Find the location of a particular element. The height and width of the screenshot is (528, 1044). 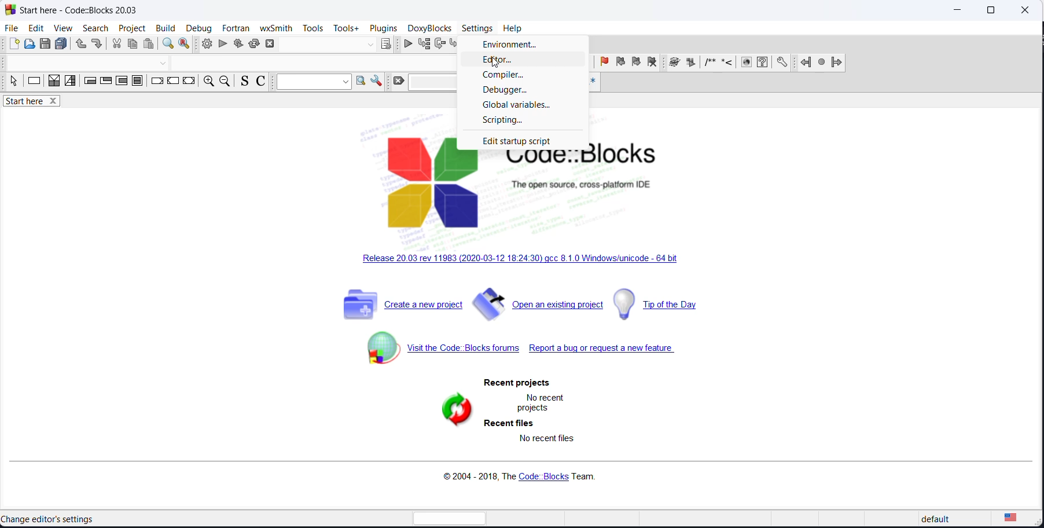

undo is located at coordinates (80, 45).